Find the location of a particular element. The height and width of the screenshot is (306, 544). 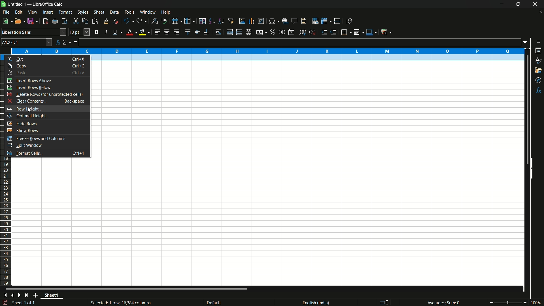

undo is located at coordinates (127, 21).